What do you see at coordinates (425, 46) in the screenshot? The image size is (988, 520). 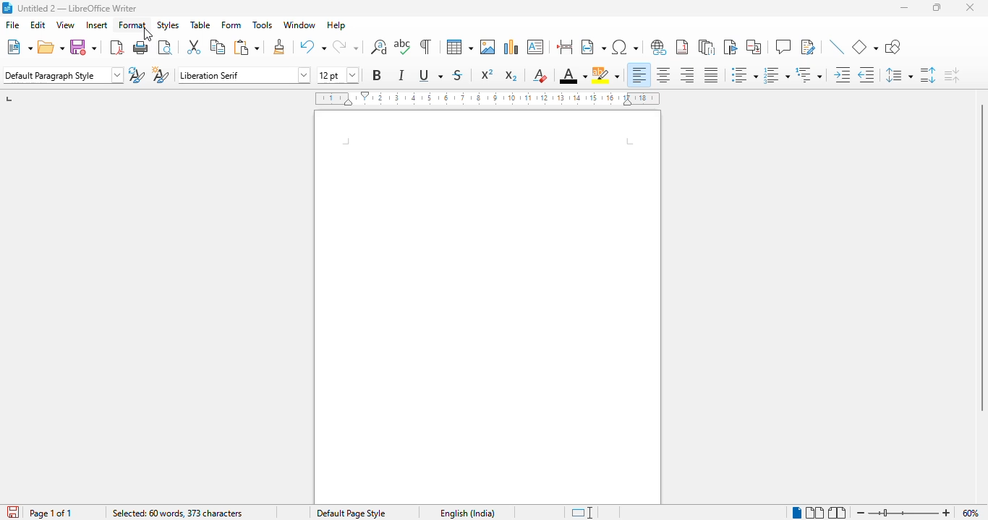 I see `toggle formatting marks` at bounding box center [425, 46].